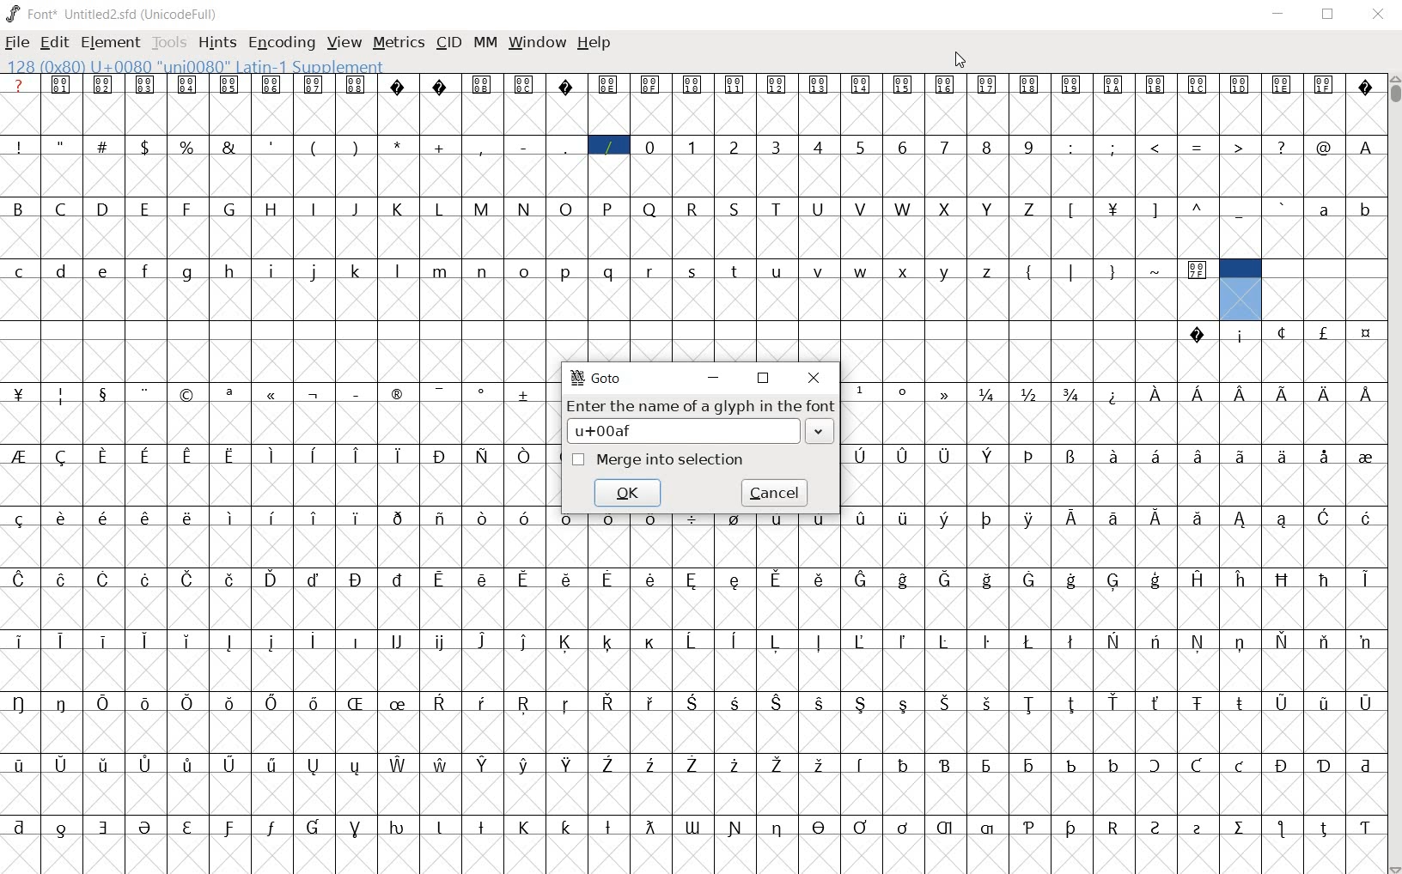 The height and width of the screenshot is (874, 1402). Describe the element at coordinates (945, 146) in the screenshot. I see `7` at that location.